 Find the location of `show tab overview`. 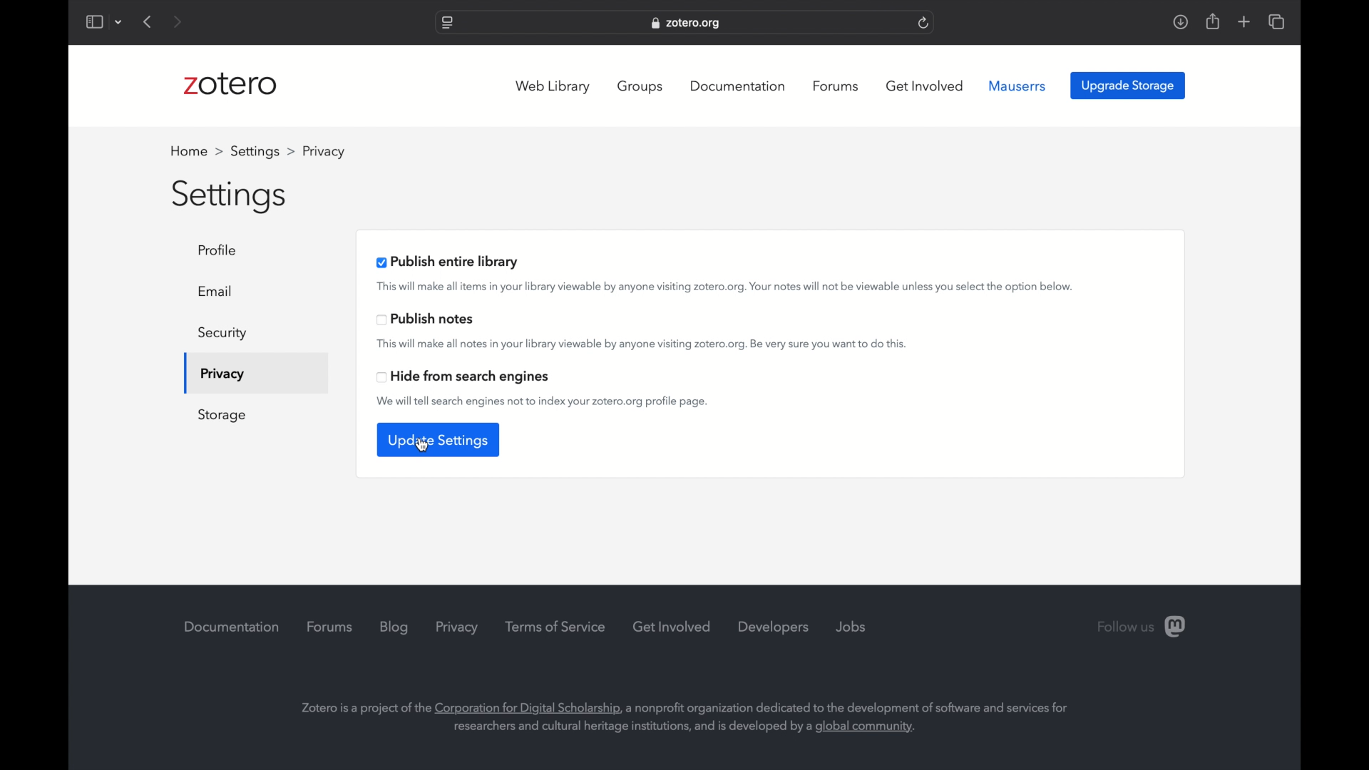

show tab overview is located at coordinates (1278, 21).